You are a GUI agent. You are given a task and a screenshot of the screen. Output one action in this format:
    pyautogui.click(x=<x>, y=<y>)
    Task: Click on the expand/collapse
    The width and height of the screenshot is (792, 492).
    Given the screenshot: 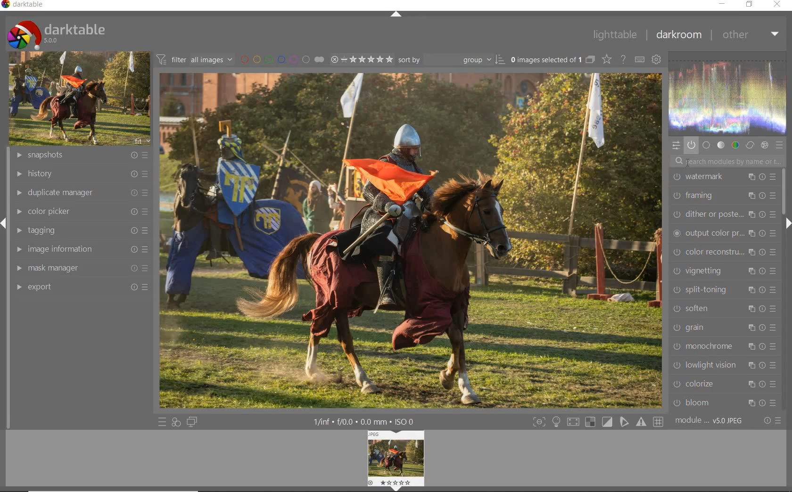 What is the action you would take?
    pyautogui.click(x=396, y=14)
    